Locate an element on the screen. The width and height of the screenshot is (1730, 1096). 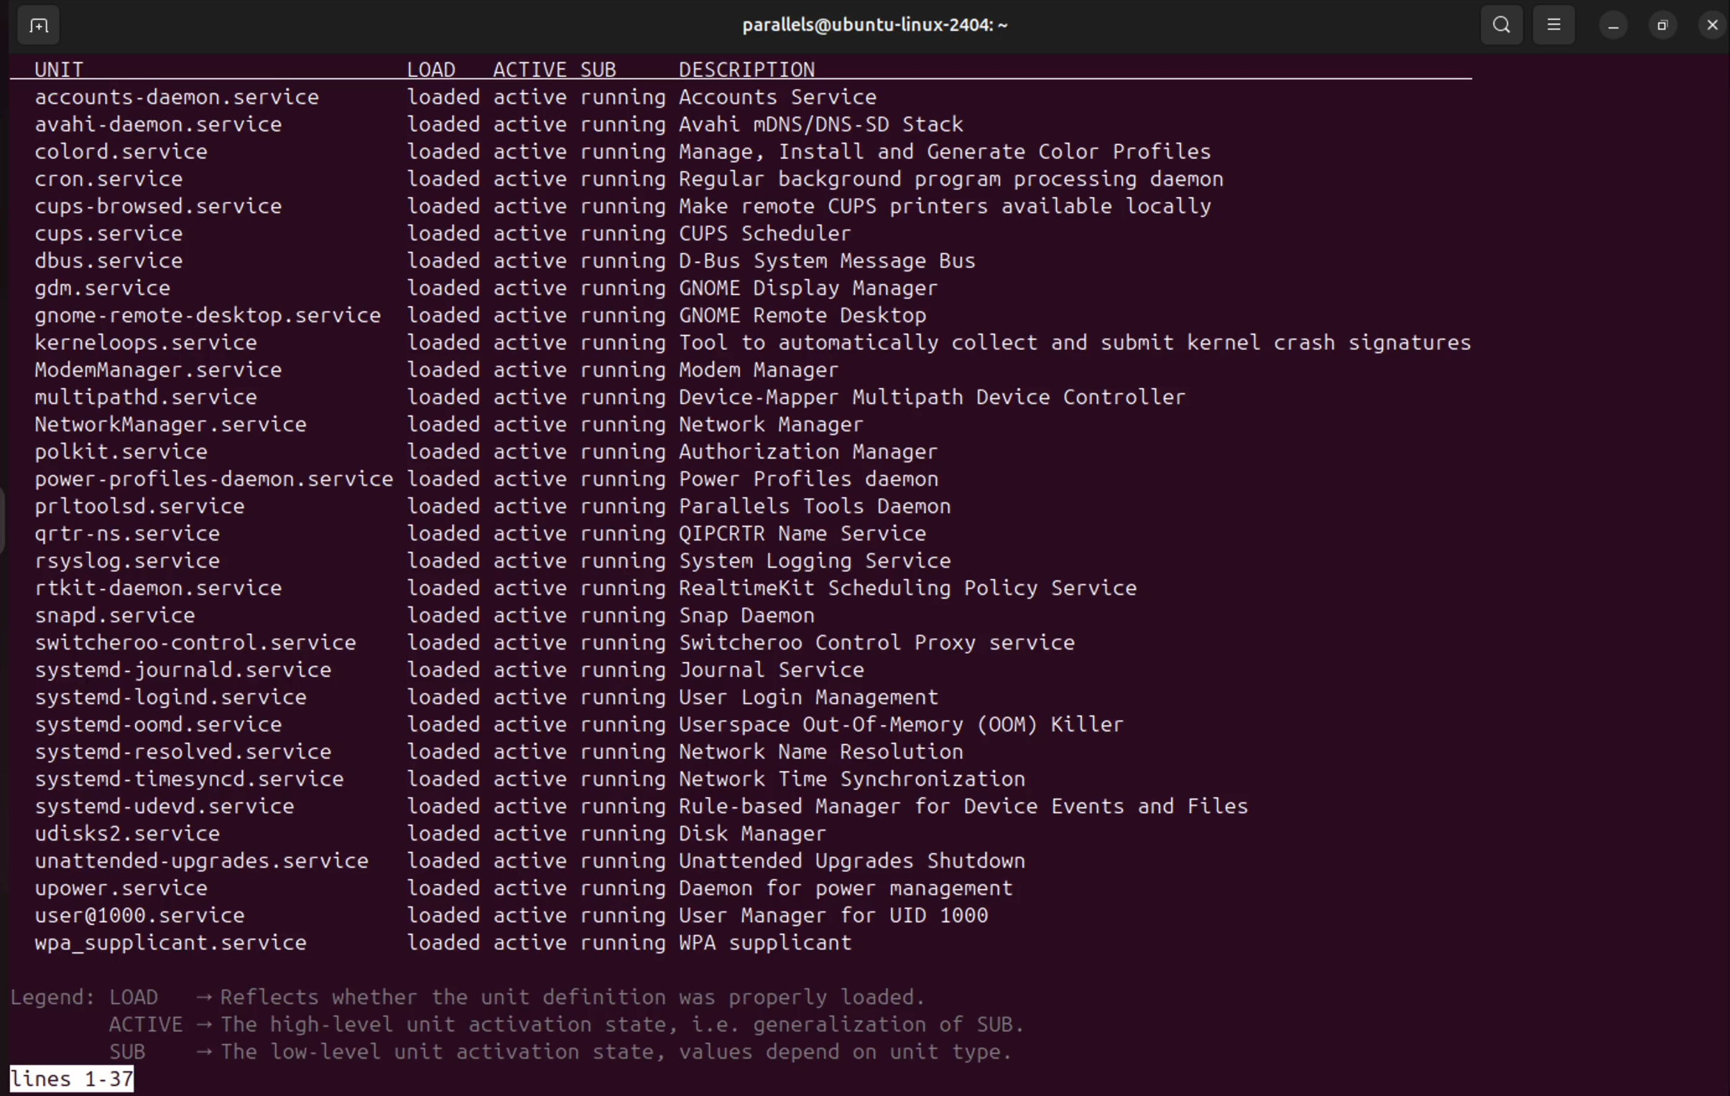
loaded is located at coordinates (444, 372).